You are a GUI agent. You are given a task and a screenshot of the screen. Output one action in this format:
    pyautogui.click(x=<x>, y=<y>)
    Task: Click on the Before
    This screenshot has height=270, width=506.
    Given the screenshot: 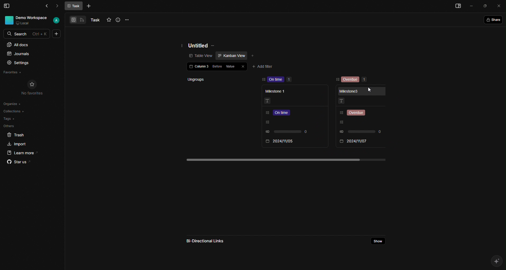 What is the action you would take?
    pyautogui.click(x=217, y=66)
    